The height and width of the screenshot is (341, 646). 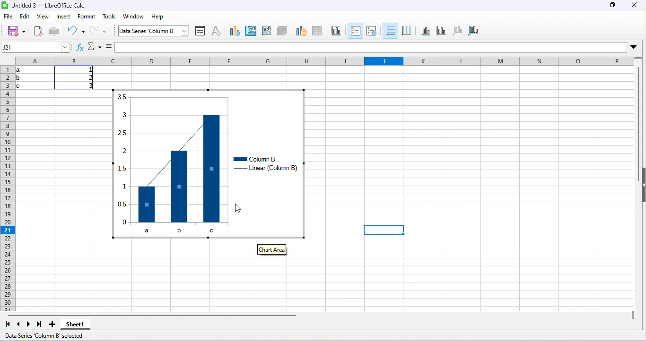 I want to click on type, so click(x=235, y=33).